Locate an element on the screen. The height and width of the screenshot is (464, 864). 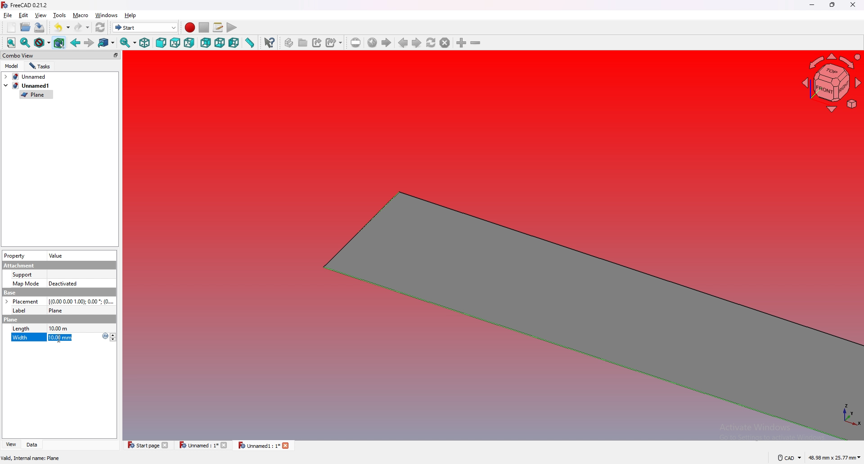
measure distance is located at coordinates (249, 42).